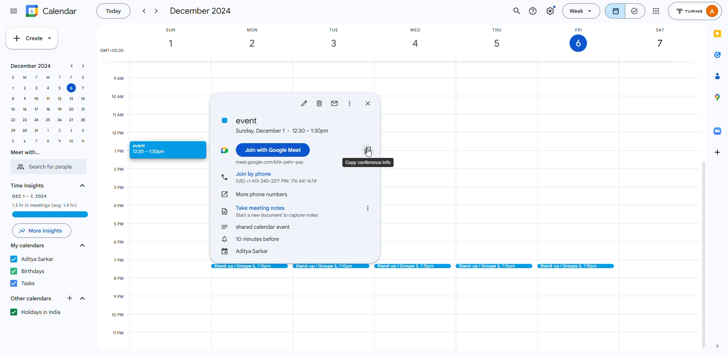 This screenshot has height=356, width=728. What do you see at coordinates (83, 131) in the screenshot?
I see `4` at bounding box center [83, 131].